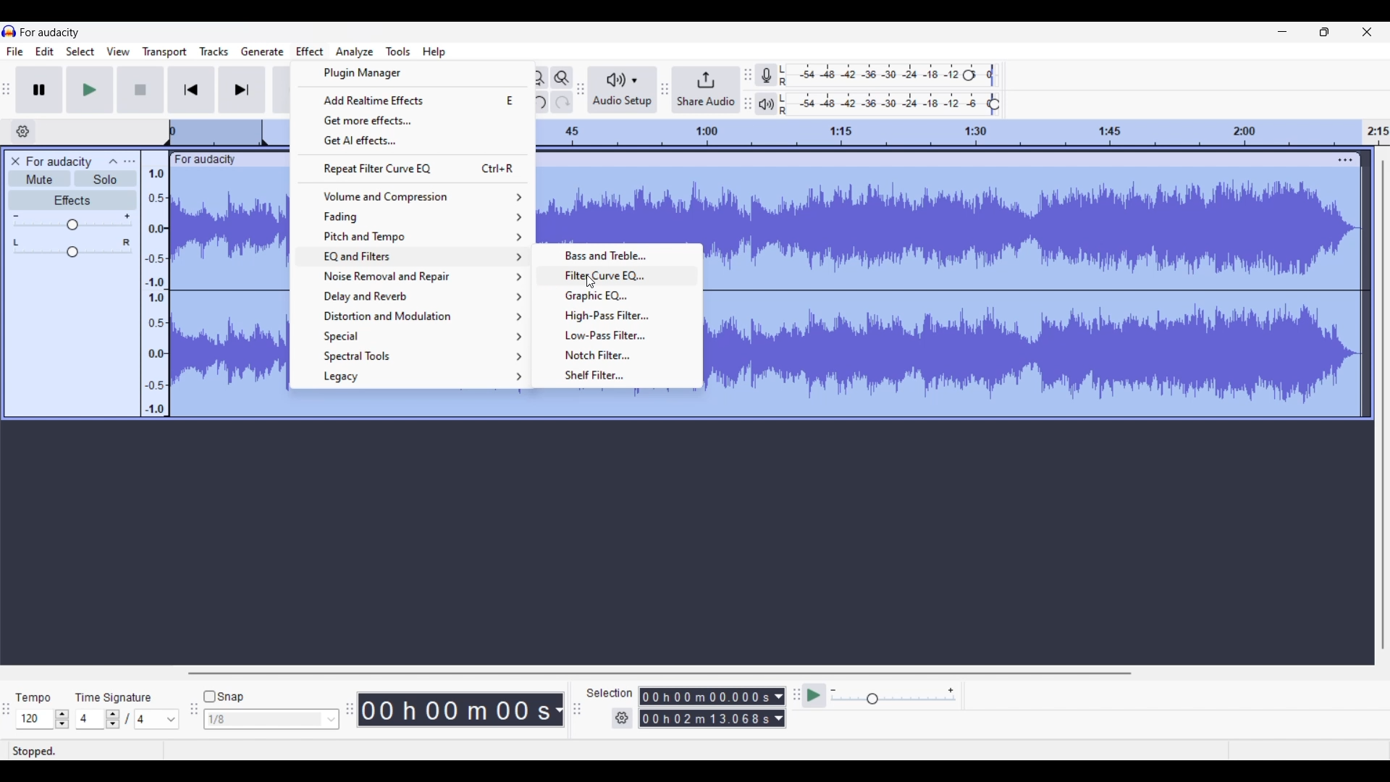 This screenshot has height=782, width=1390. I want to click on Play-at-speed/Play-at-speed once, so click(815, 696).